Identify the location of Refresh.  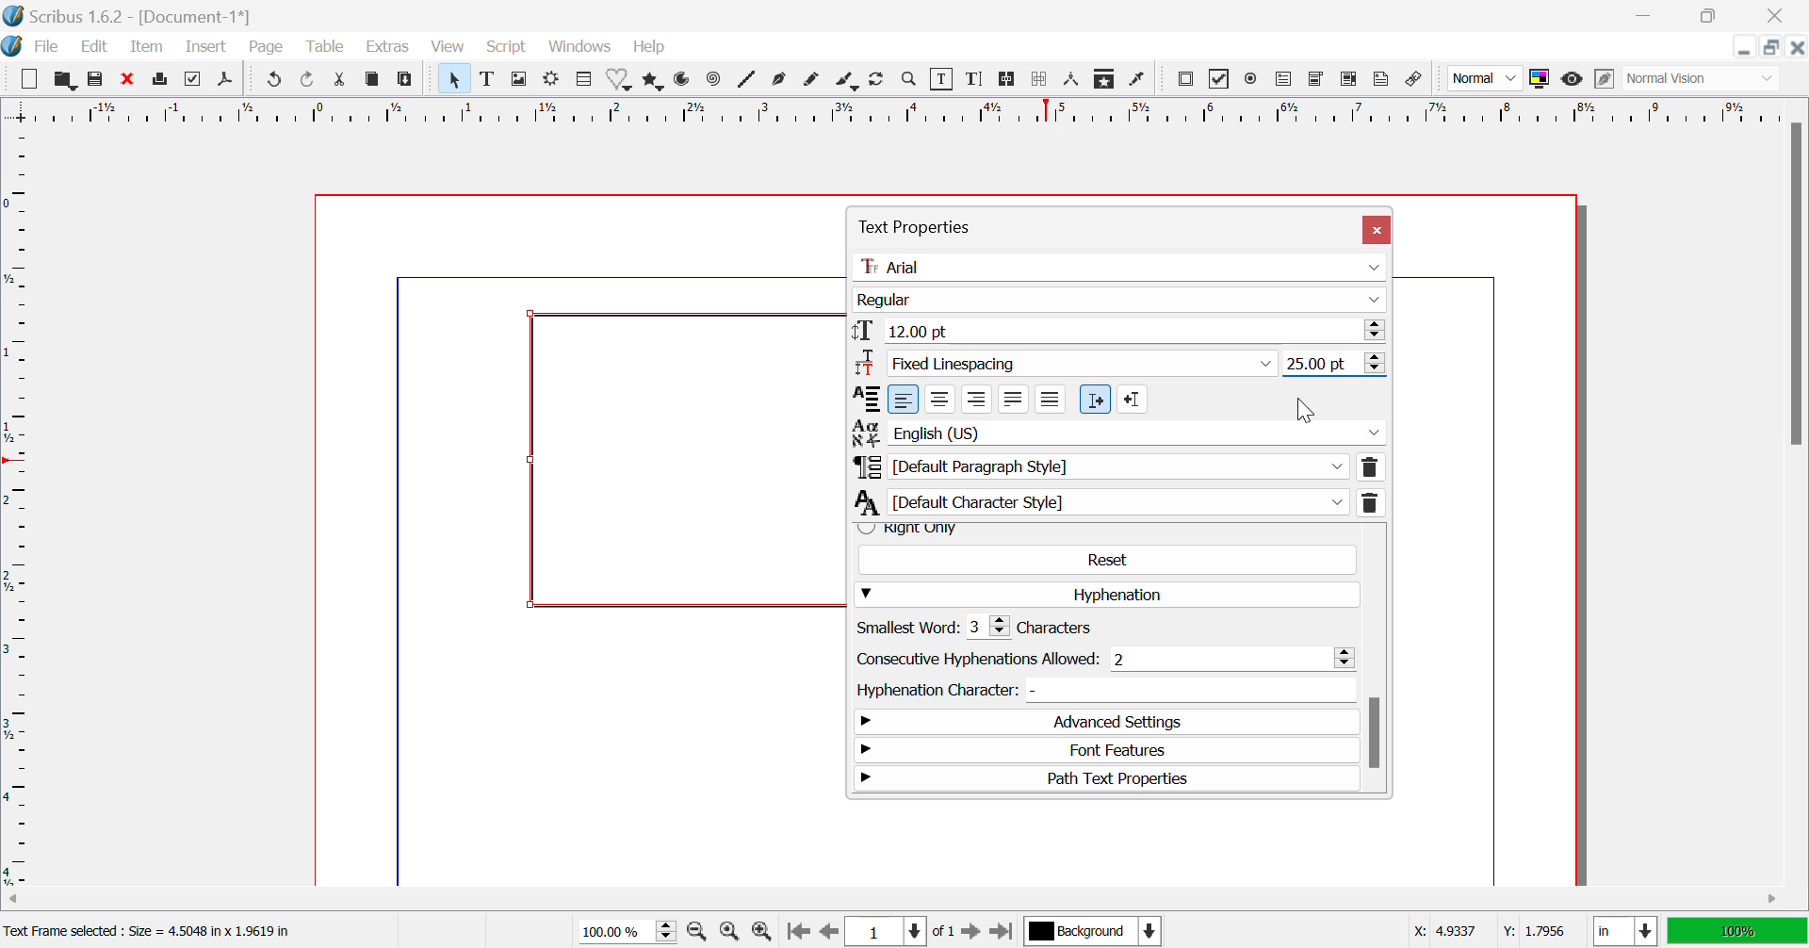
(880, 81).